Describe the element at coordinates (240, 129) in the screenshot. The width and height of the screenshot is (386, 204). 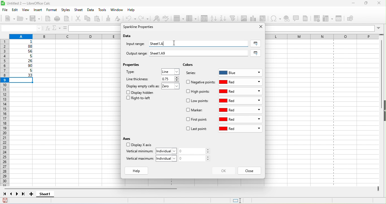
I see `red` at that location.